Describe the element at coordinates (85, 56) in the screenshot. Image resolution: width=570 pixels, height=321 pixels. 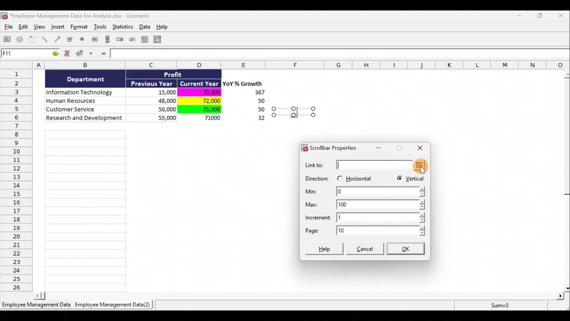
I see `Accept changes` at that location.